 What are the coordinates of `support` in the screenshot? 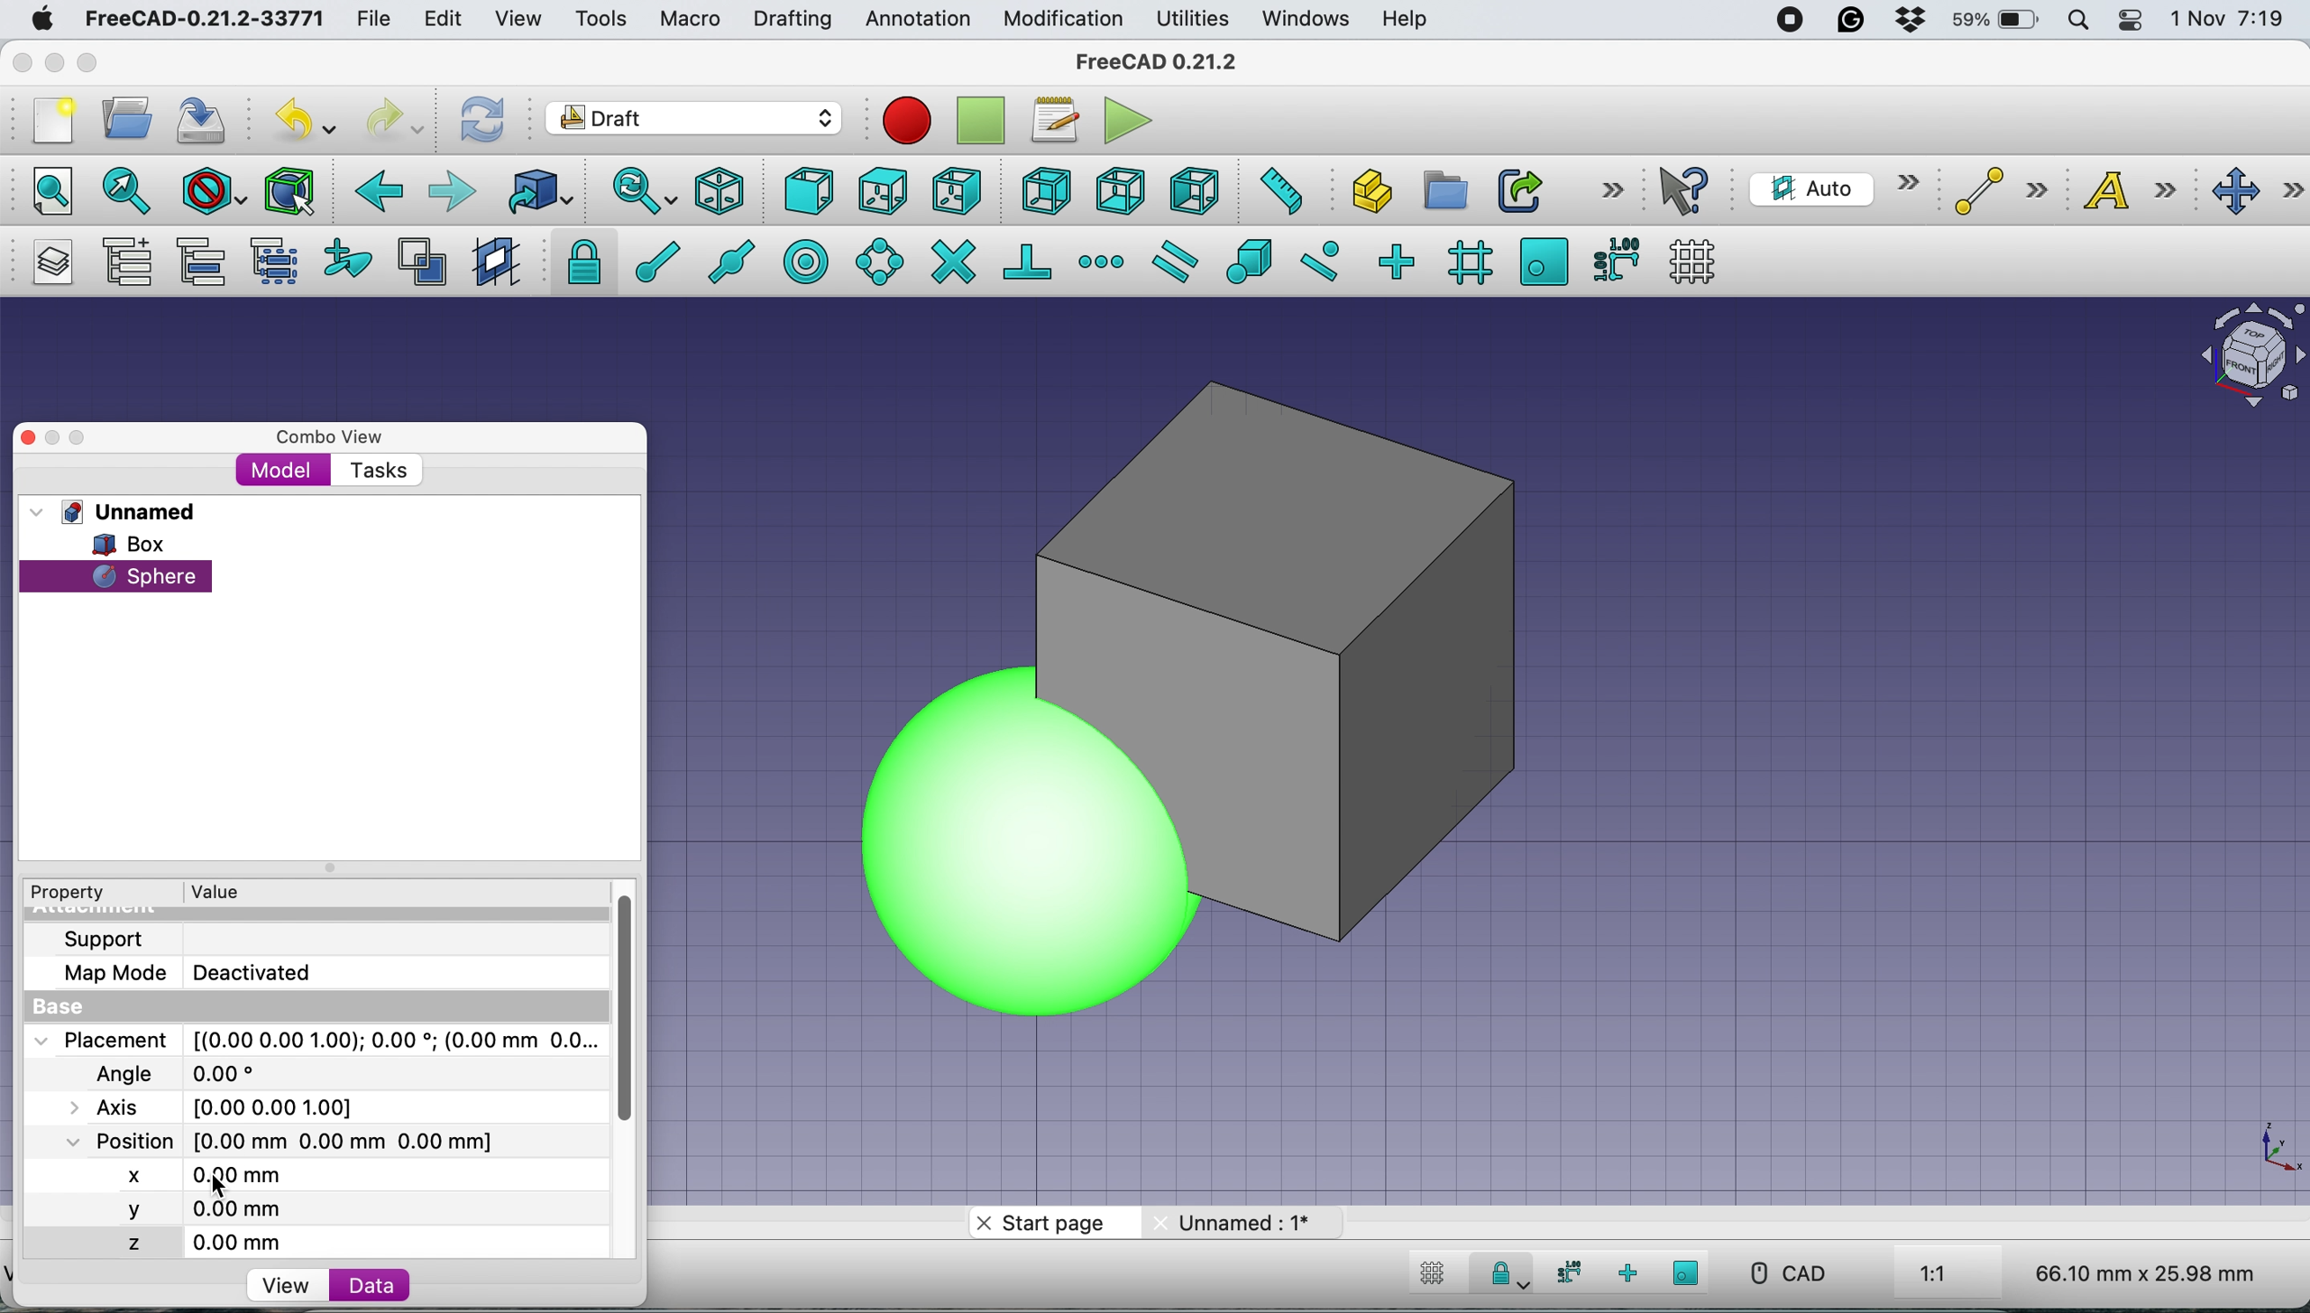 It's located at (109, 937).